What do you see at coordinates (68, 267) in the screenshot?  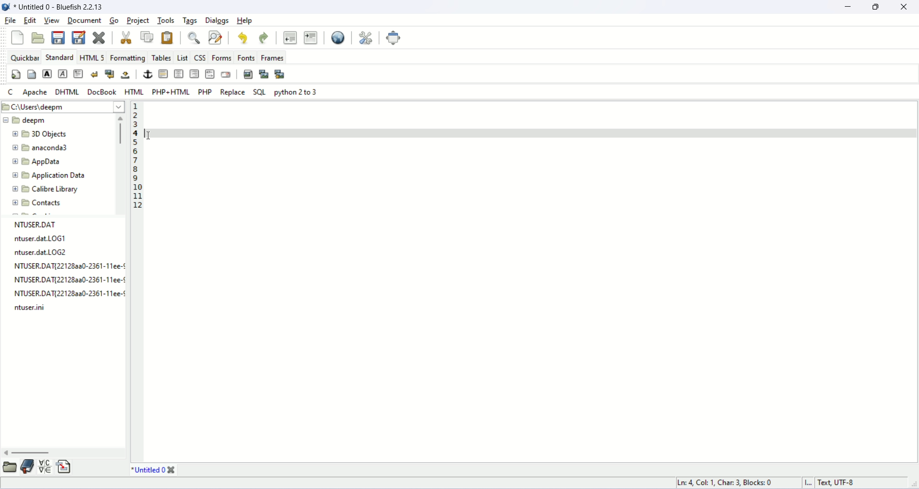 I see `filename` at bounding box center [68, 267].